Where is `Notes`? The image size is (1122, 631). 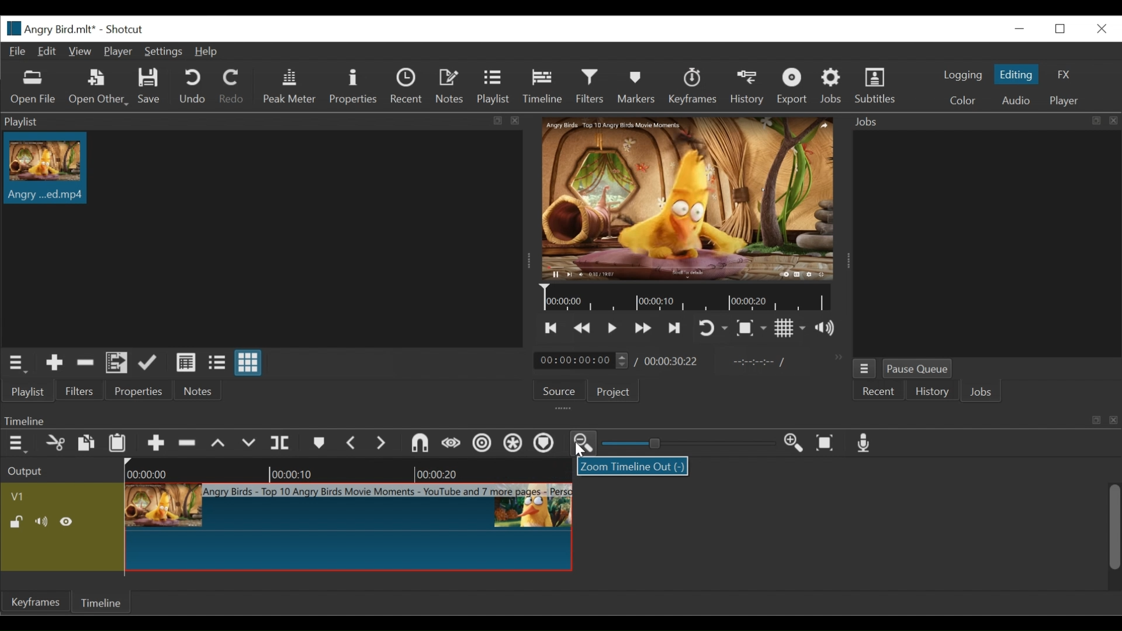 Notes is located at coordinates (450, 86).